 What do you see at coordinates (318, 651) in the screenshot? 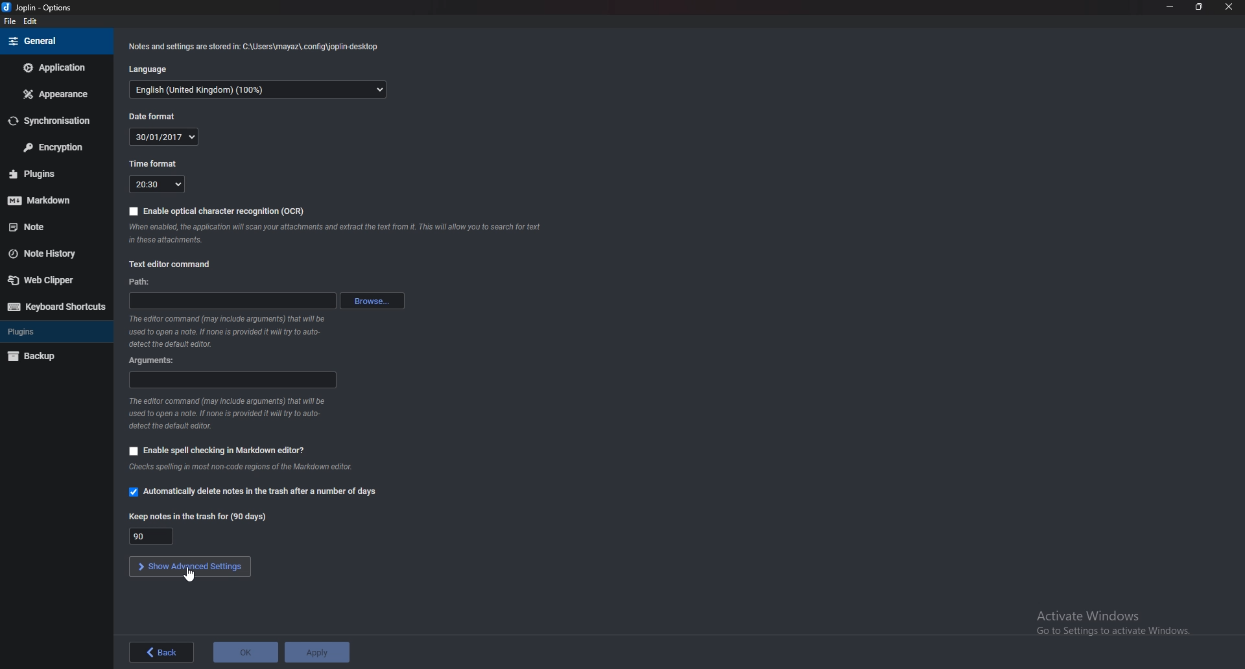
I see `Apply` at bounding box center [318, 651].